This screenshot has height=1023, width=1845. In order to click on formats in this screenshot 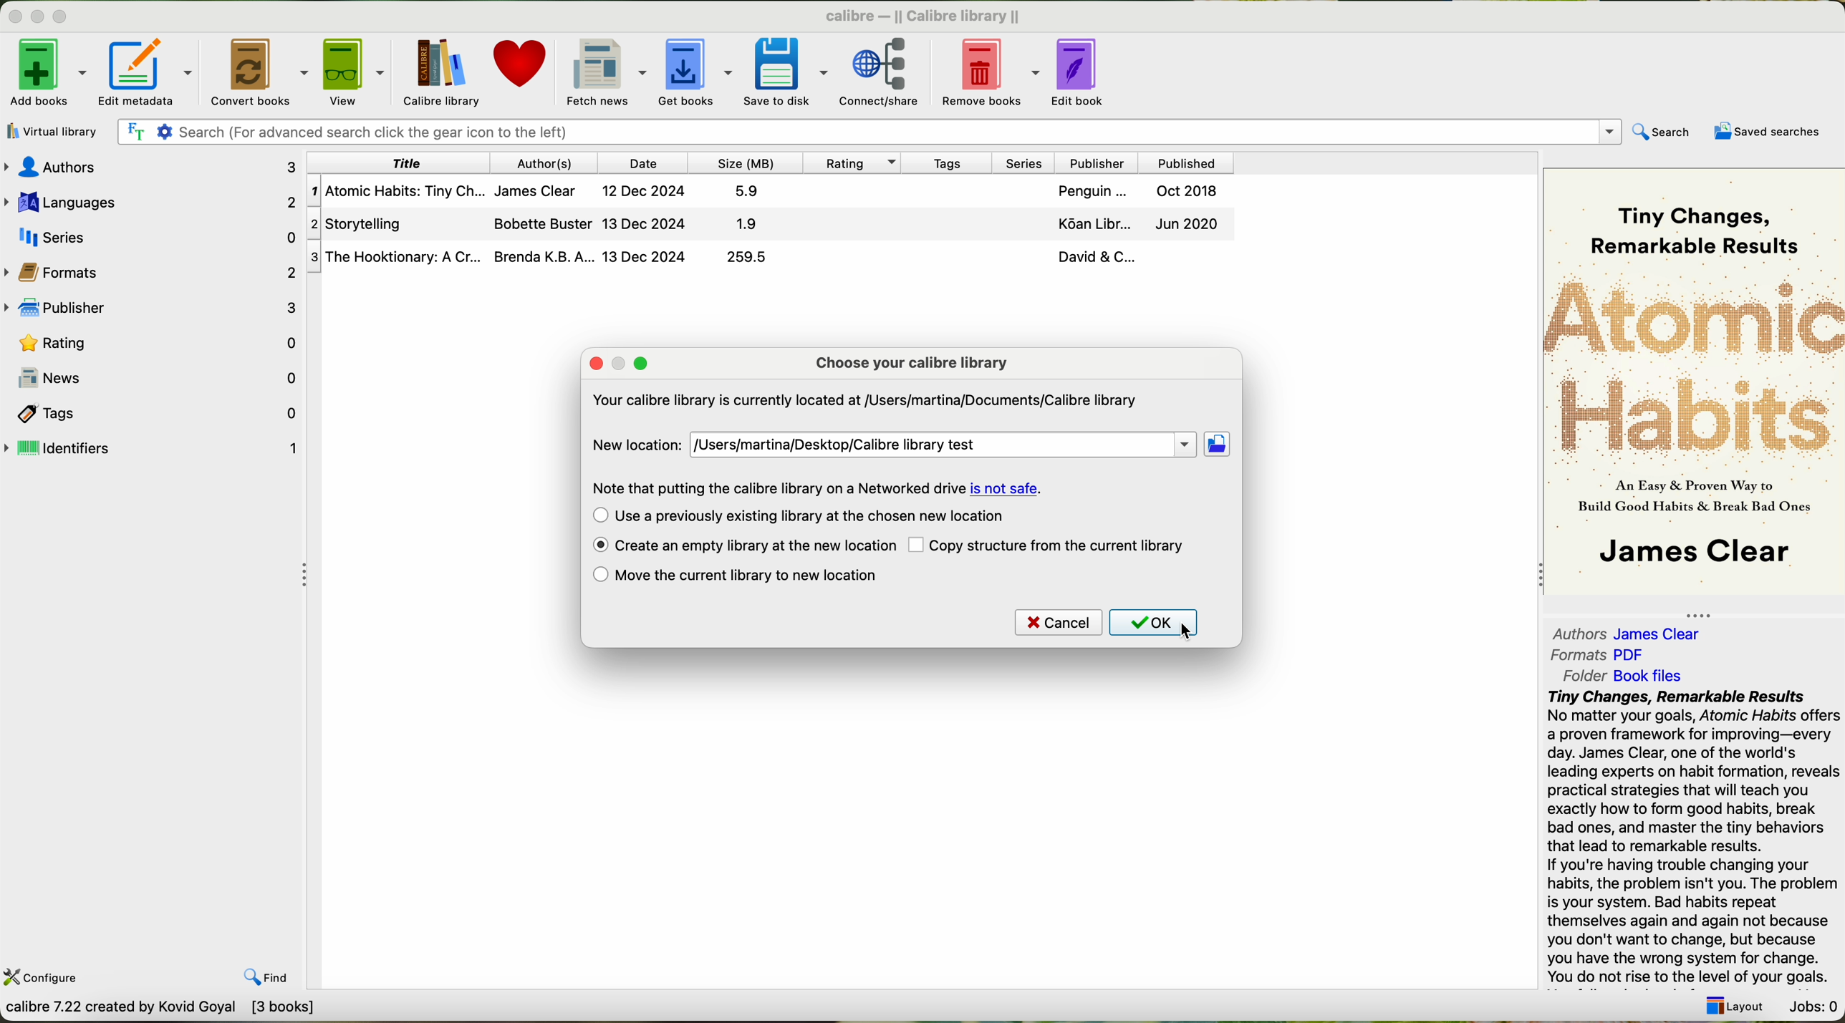, I will do `click(153, 271)`.